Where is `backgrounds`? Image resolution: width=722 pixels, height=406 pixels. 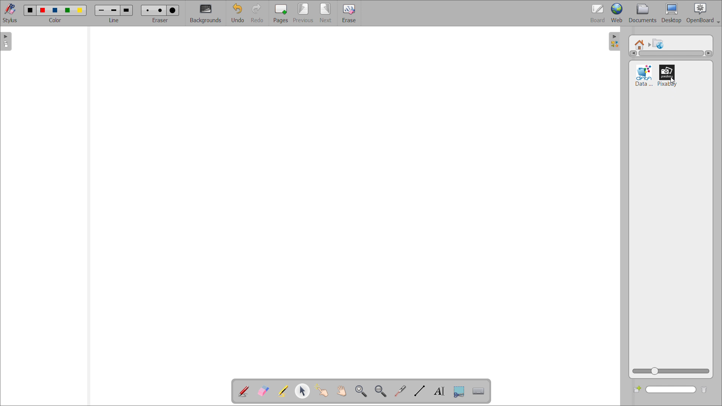 backgrounds is located at coordinates (206, 14).